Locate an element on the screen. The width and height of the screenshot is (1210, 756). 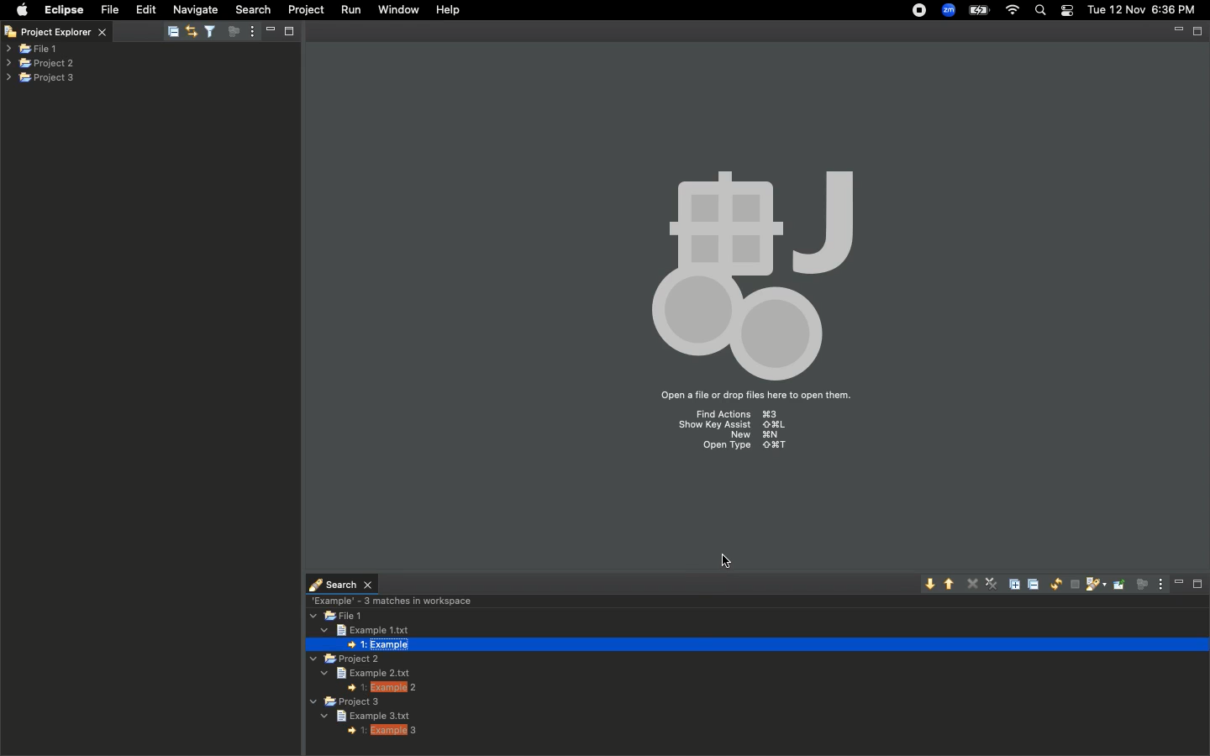
Show previous searches is located at coordinates (1094, 585).